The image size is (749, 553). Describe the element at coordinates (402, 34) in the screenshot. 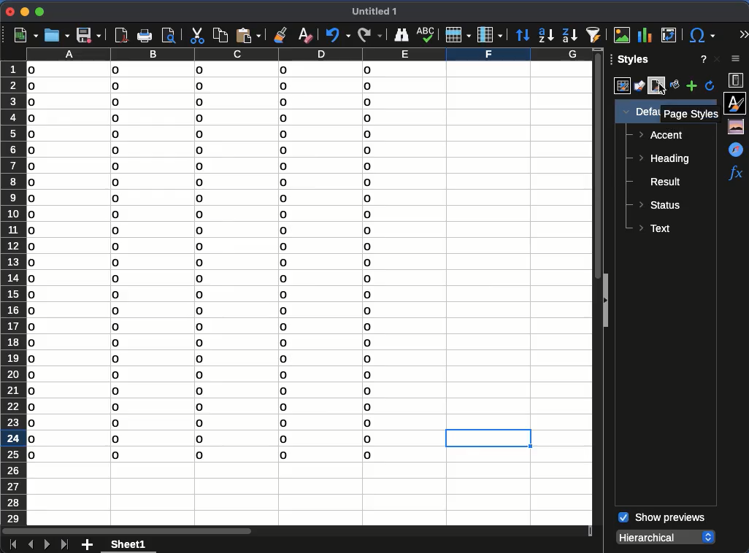

I see `finder` at that location.